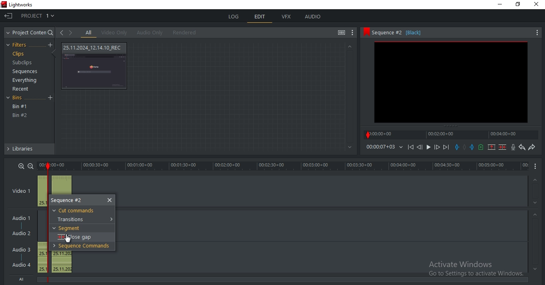 This screenshot has width=545, height=285. What do you see at coordinates (114, 33) in the screenshot?
I see `video only` at bounding box center [114, 33].